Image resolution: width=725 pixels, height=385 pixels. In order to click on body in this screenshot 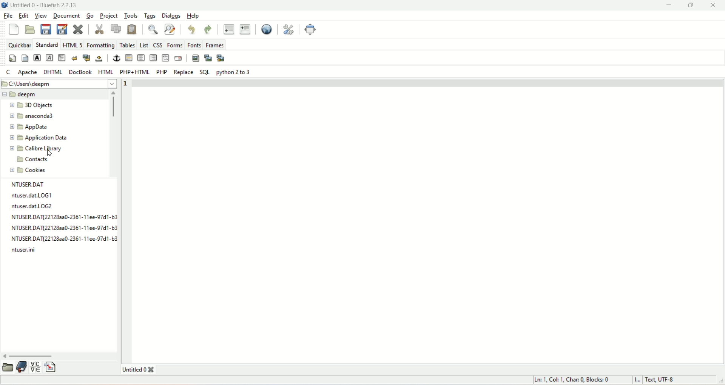, I will do `click(25, 57)`.